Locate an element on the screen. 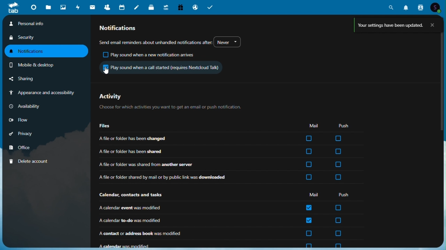  Low is located at coordinates (24, 119).